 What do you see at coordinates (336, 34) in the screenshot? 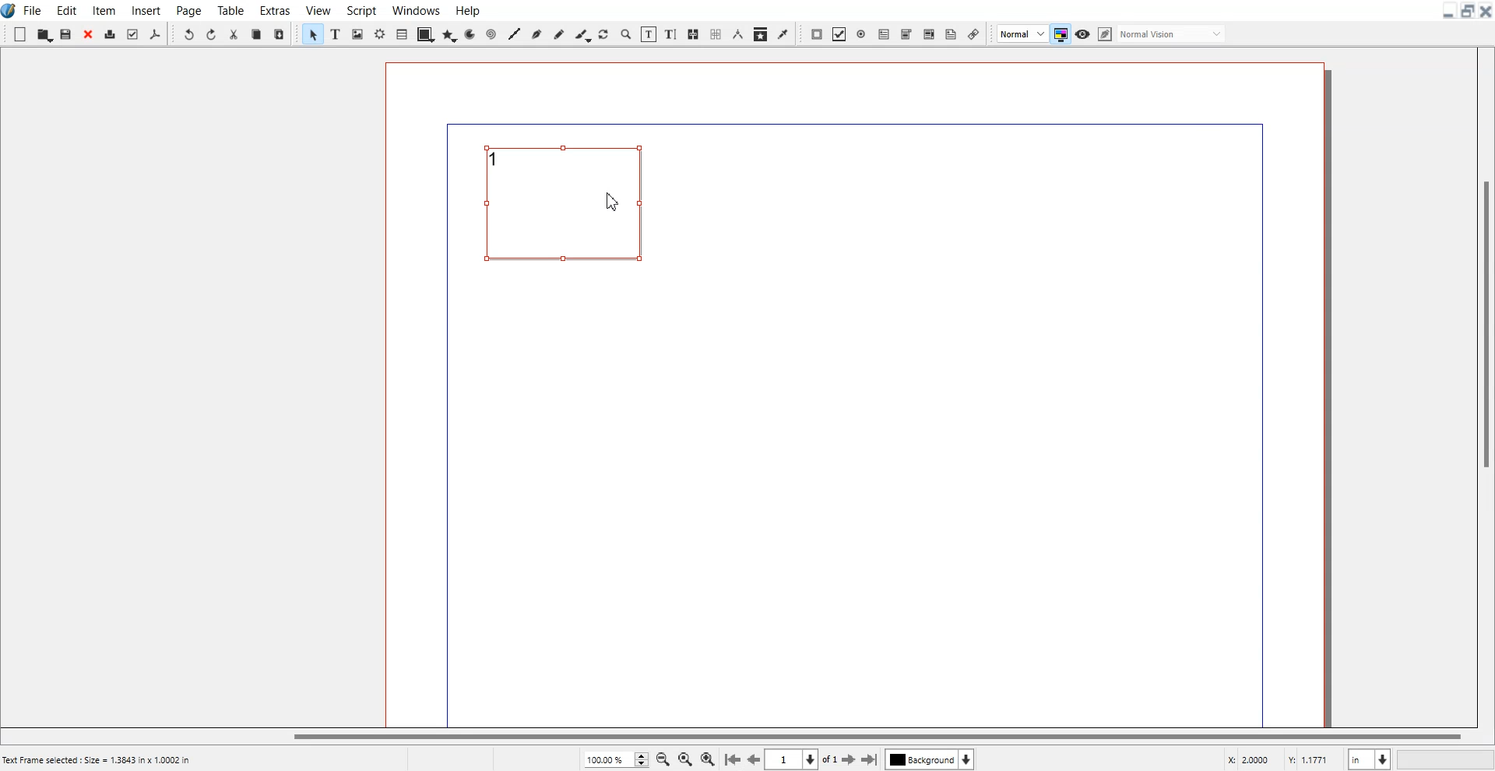
I see `Text Frame` at bounding box center [336, 34].